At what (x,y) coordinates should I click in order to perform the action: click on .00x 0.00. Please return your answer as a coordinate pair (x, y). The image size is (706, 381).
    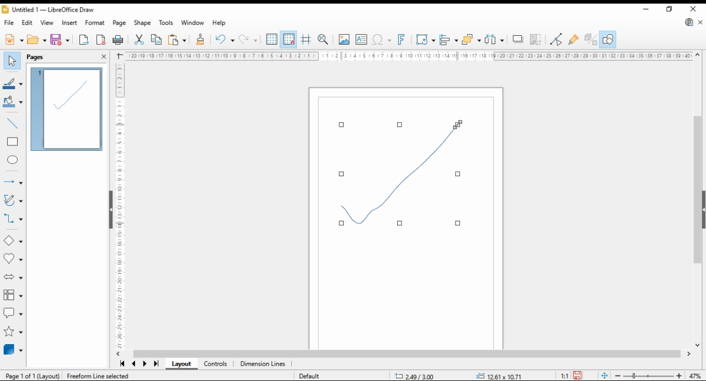
    Looking at the image, I should click on (496, 375).